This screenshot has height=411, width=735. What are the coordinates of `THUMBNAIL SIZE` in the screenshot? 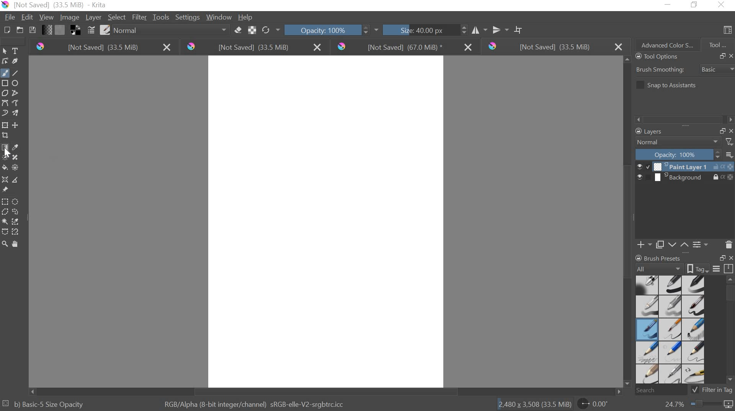 It's located at (730, 154).